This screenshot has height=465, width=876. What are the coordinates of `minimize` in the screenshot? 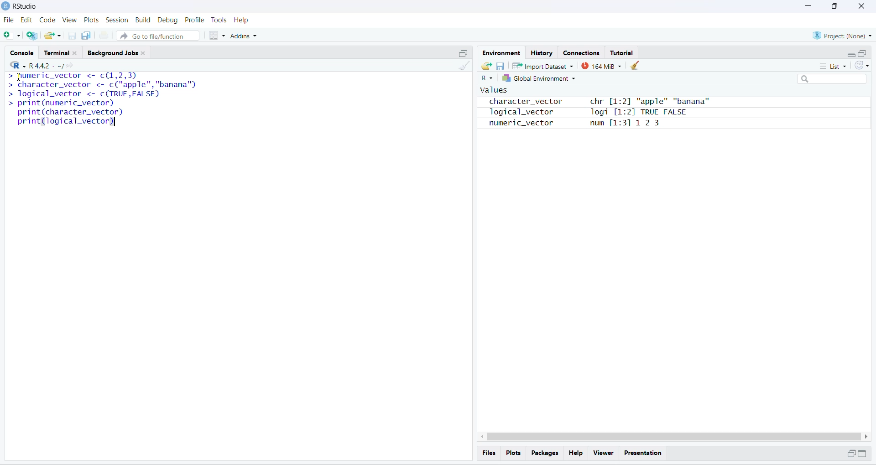 It's located at (851, 56).